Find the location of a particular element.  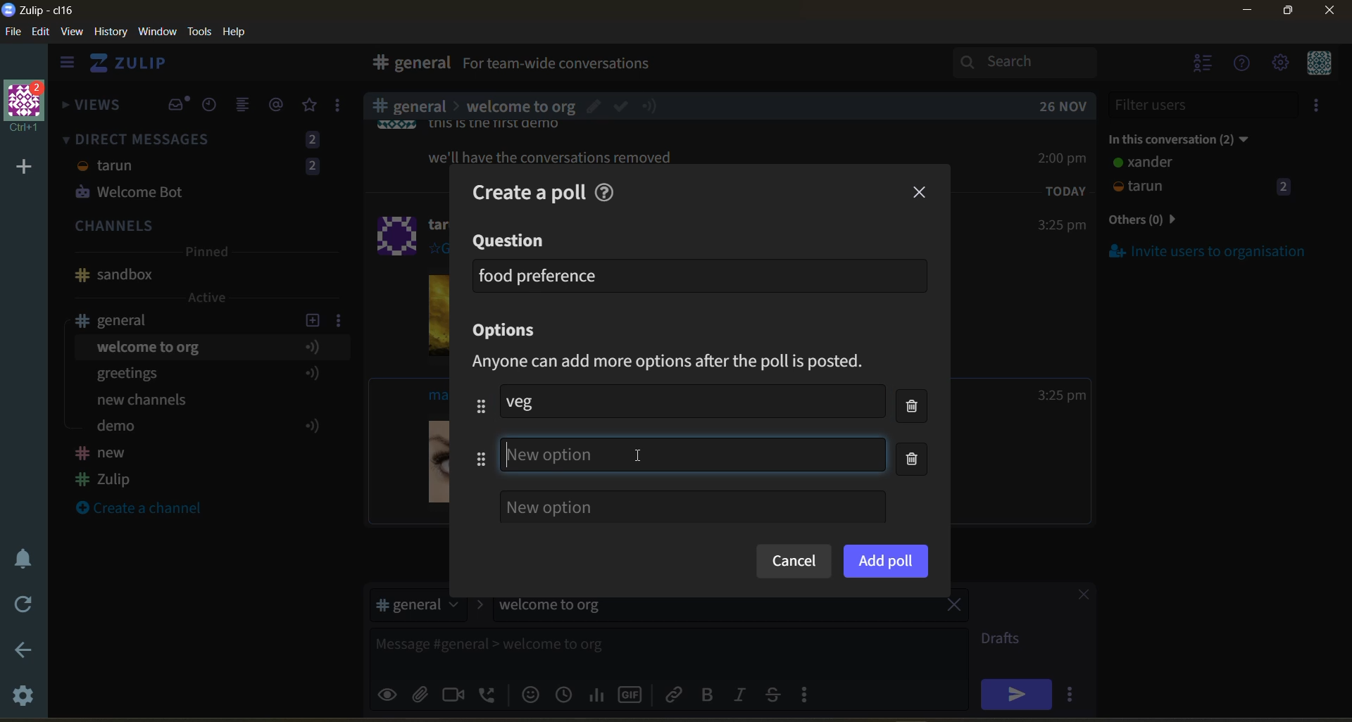

active is located at coordinates (208, 298).